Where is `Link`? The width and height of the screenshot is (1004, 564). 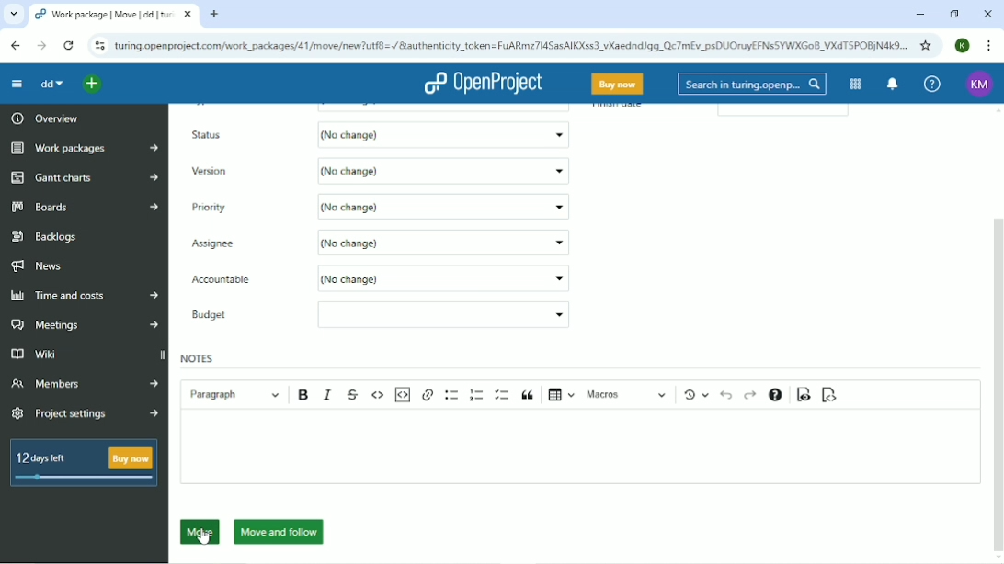
Link is located at coordinates (428, 395).